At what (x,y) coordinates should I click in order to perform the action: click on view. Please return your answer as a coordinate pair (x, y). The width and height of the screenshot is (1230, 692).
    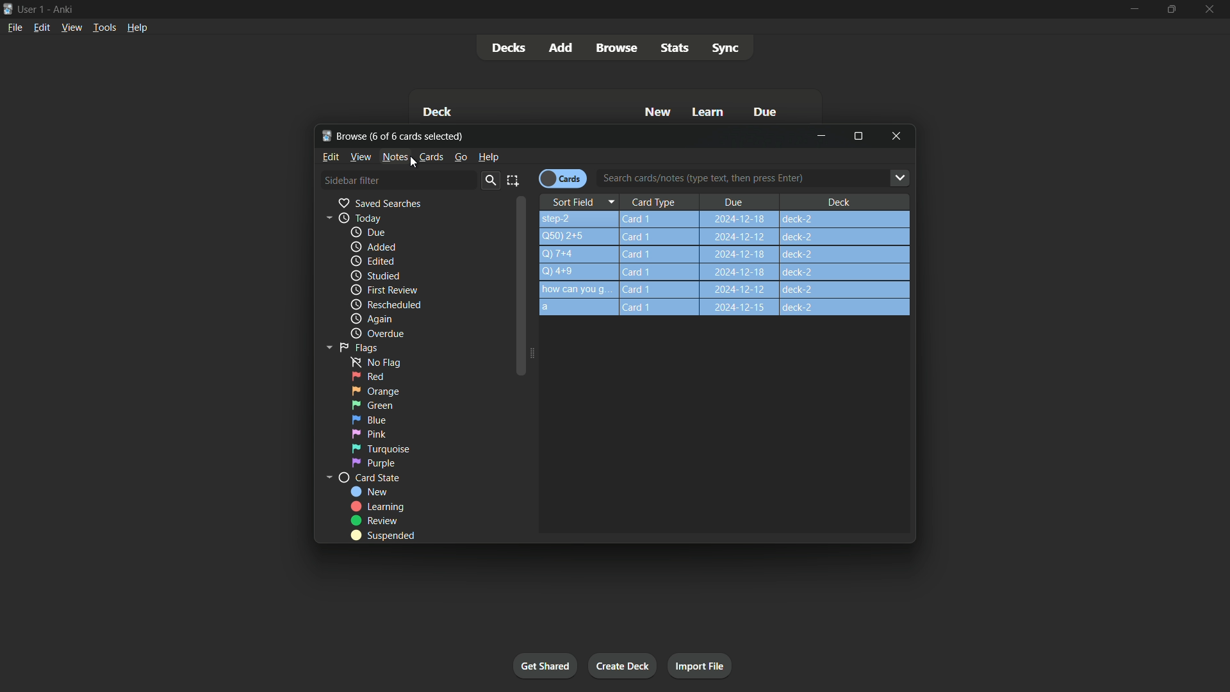
    Looking at the image, I should click on (361, 156).